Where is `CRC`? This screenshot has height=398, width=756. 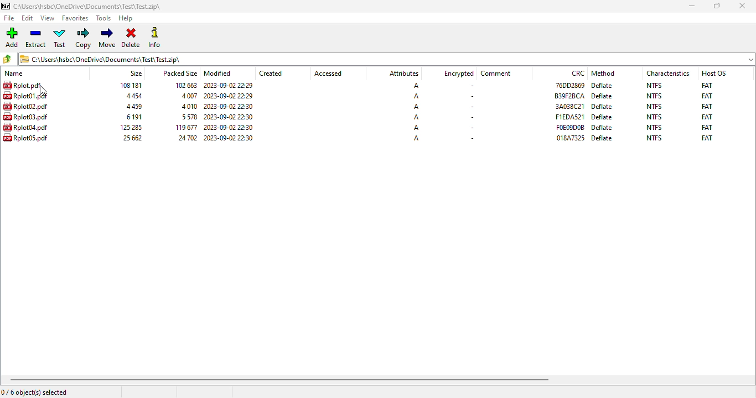 CRC is located at coordinates (571, 138).